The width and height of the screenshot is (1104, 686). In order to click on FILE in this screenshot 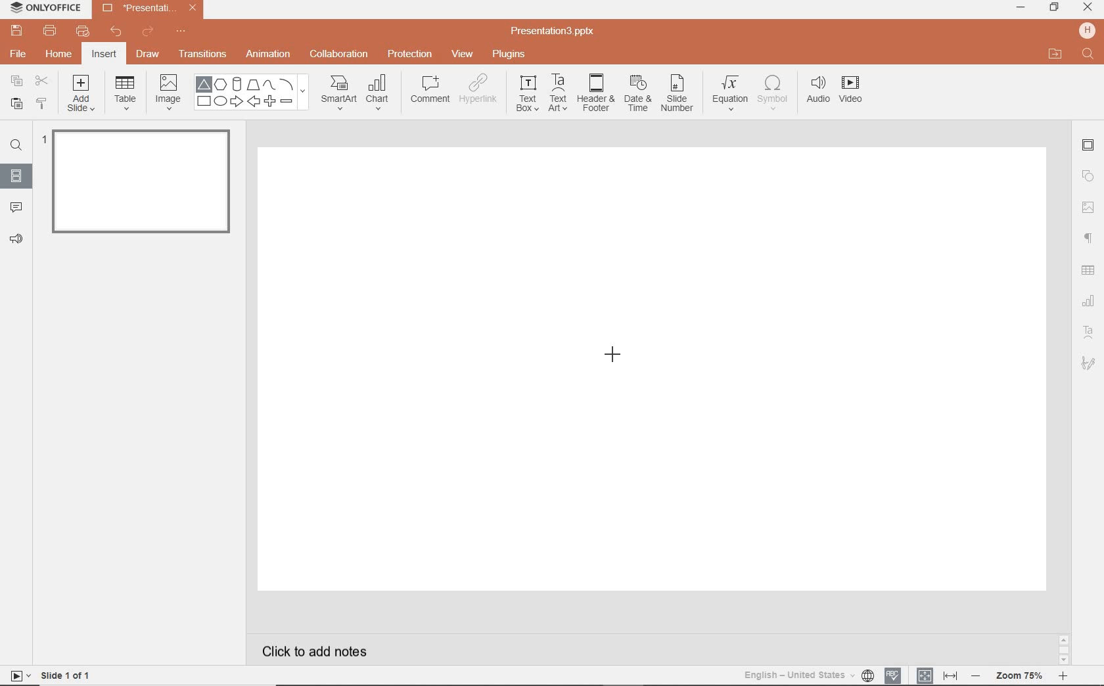, I will do `click(20, 52)`.